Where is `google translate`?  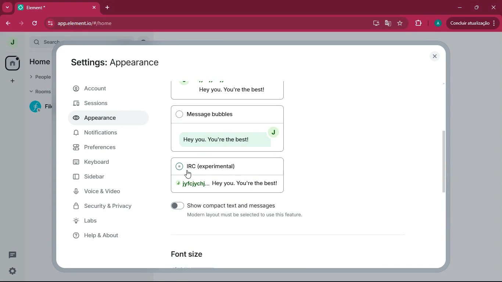 google translate is located at coordinates (388, 24).